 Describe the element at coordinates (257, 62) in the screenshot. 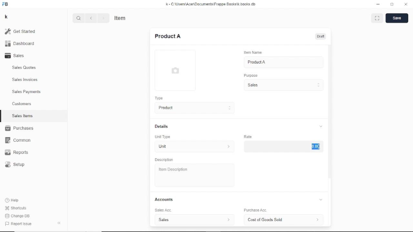

I see `Product A` at that location.